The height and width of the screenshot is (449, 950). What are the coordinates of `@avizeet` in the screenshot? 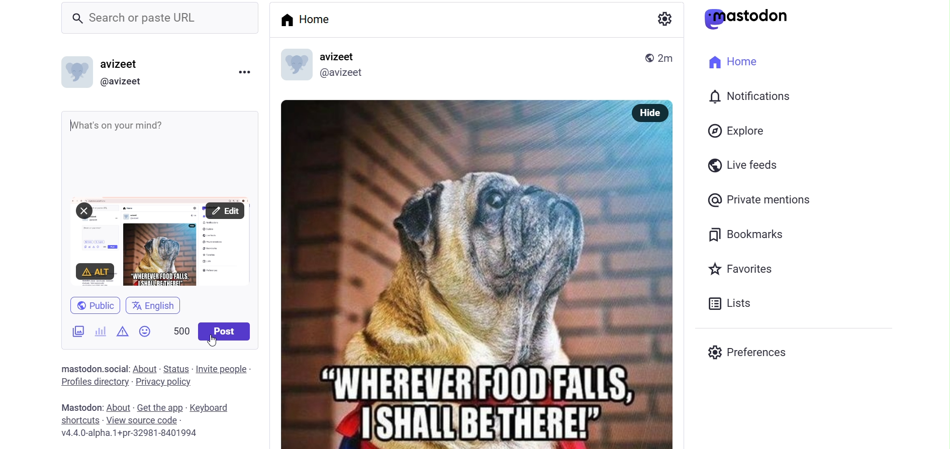 It's located at (344, 73).